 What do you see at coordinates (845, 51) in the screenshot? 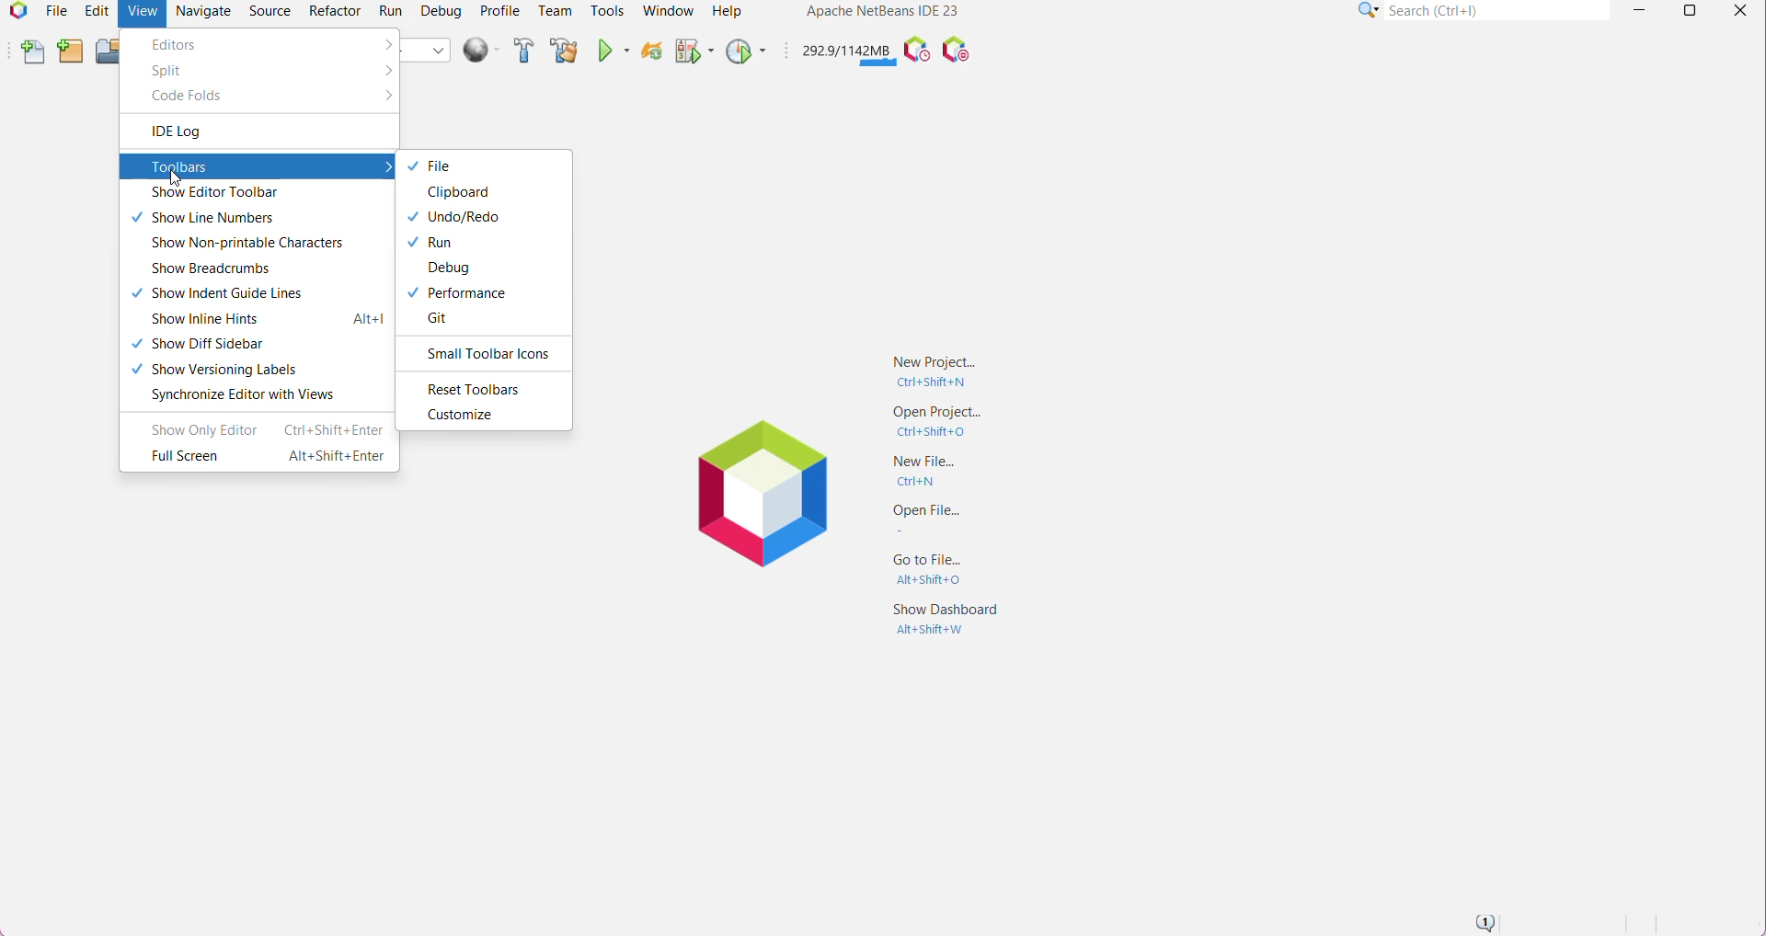
I see `Click to force garbage collection` at bounding box center [845, 51].